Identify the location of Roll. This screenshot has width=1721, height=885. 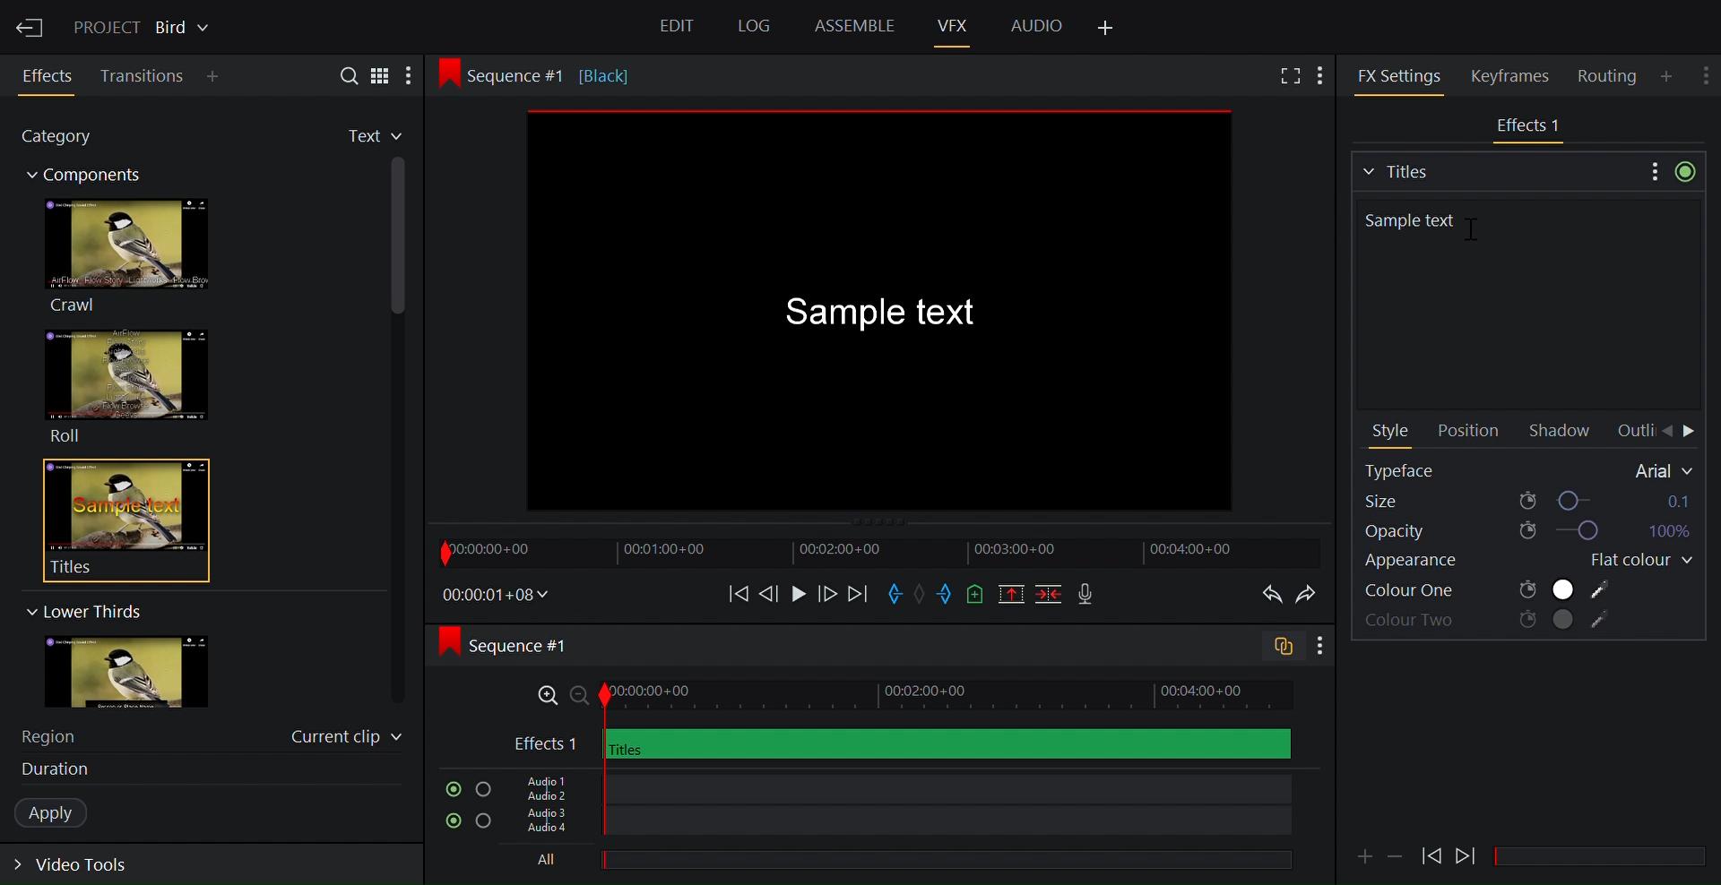
(125, 386).